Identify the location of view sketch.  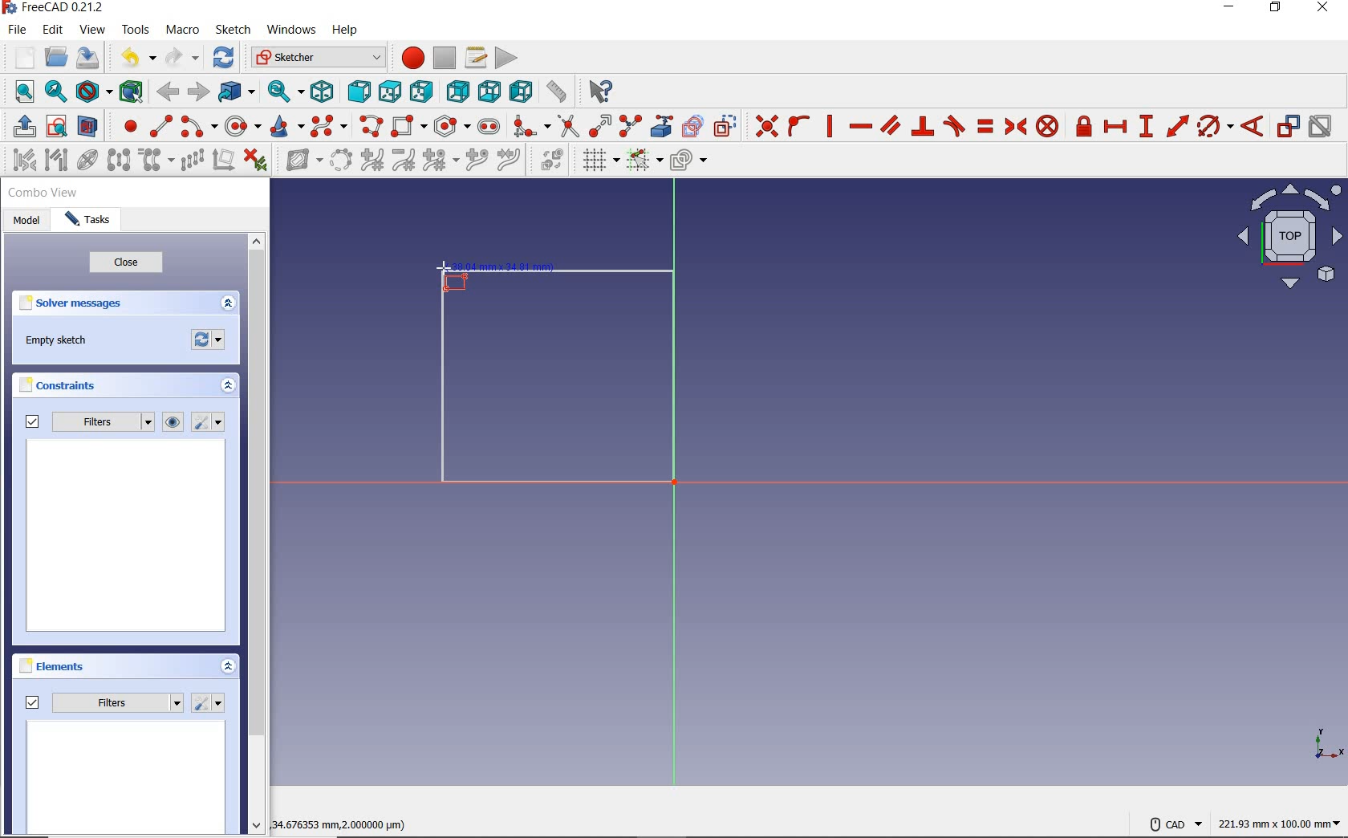
(57, 127).